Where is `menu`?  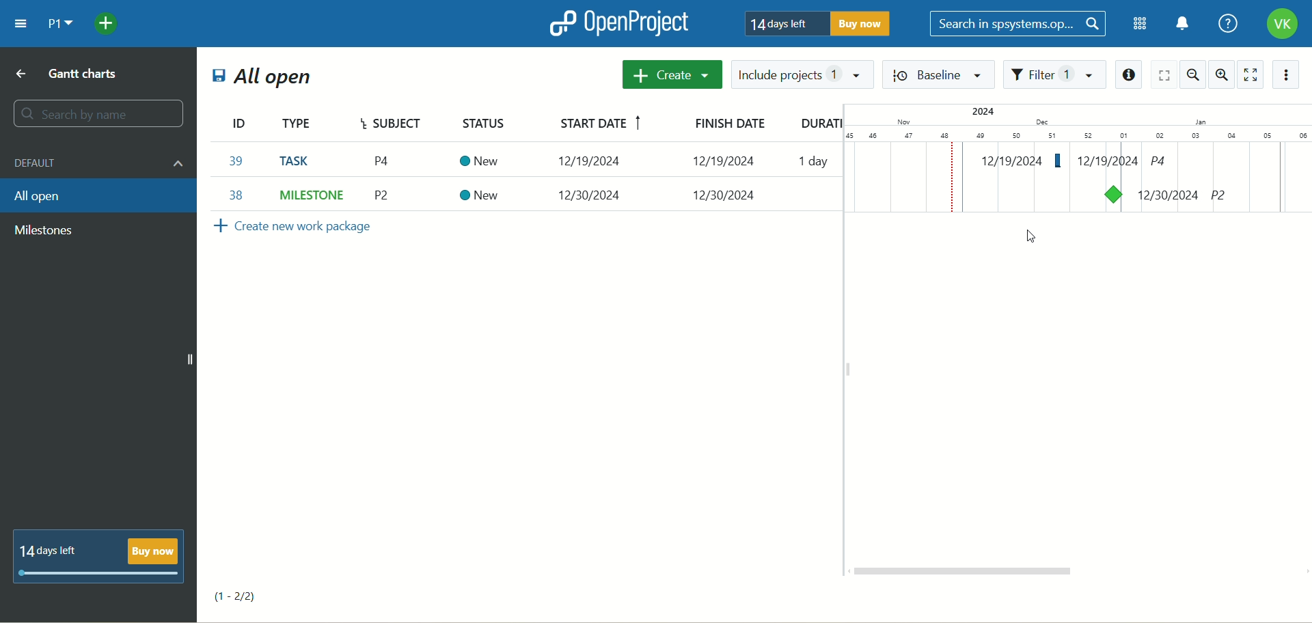 menu is located at coordinates (23, 23).